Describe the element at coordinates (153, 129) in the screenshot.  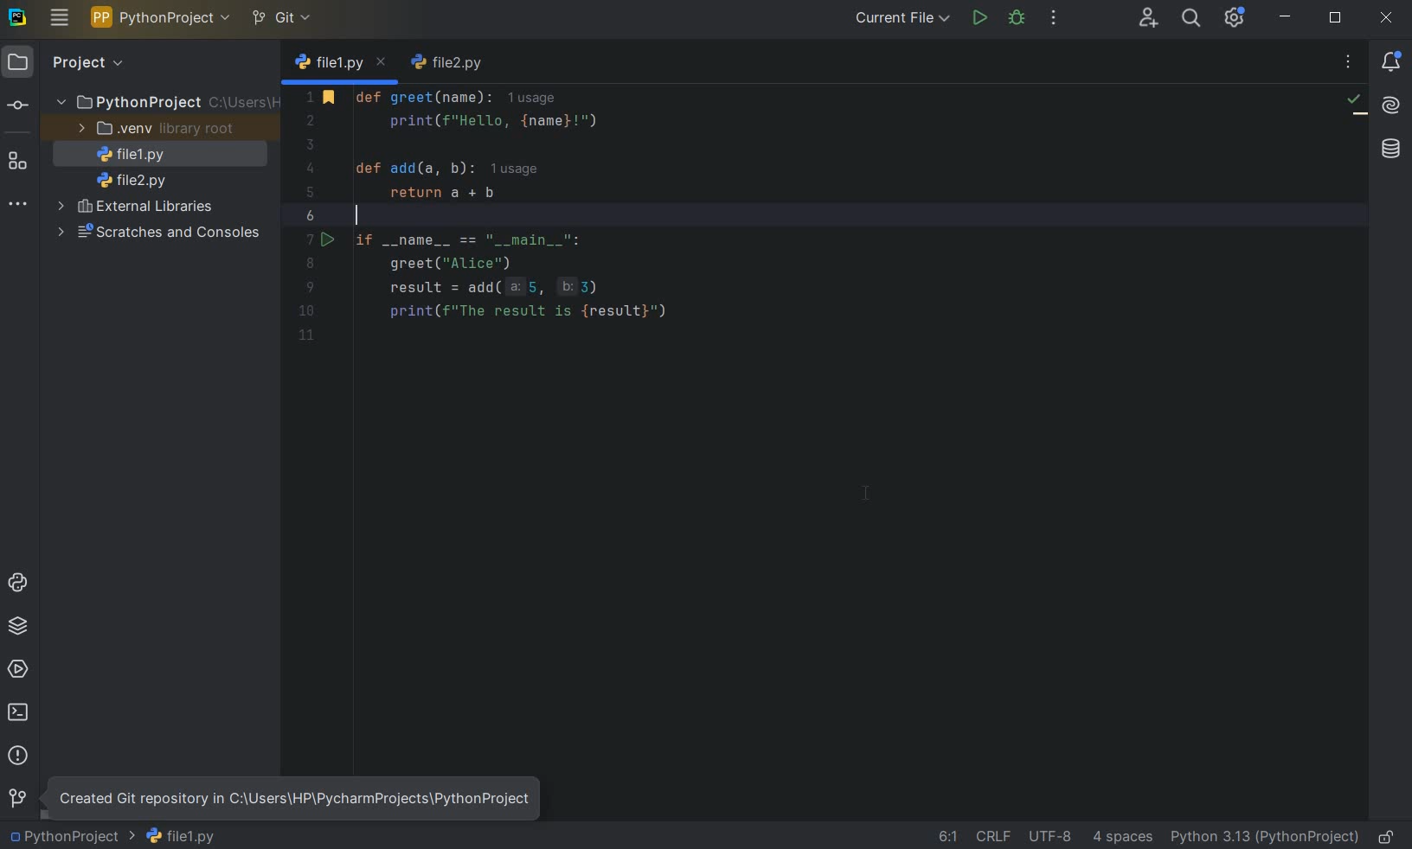
I see `.venv` at that location.